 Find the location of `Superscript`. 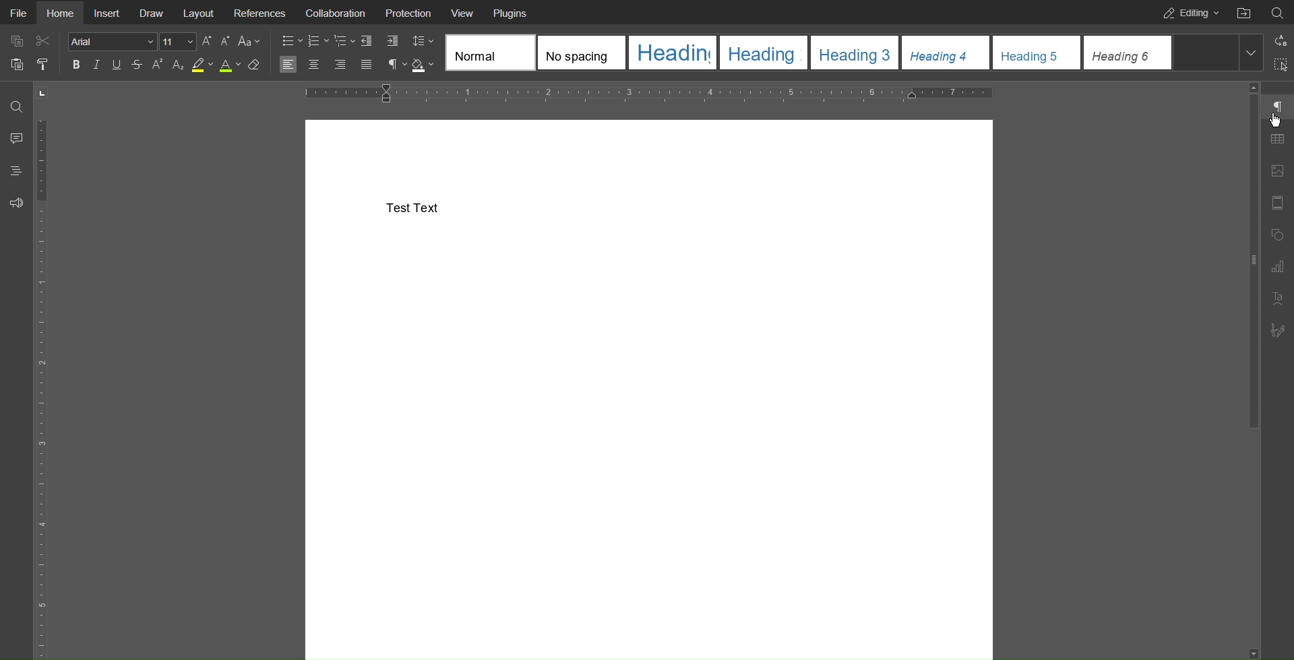

Superscript is located at coordinates (157, 65).